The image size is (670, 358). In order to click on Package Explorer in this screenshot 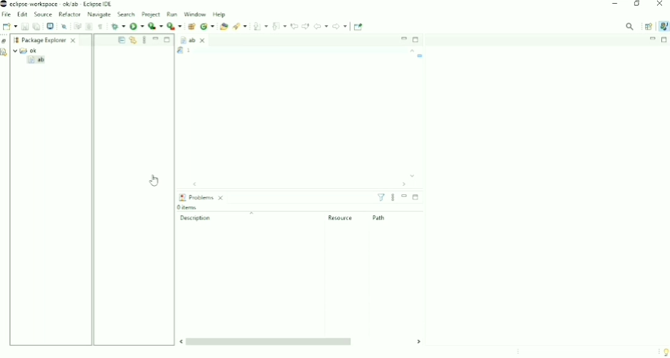, I will do `click(49, 40)`.